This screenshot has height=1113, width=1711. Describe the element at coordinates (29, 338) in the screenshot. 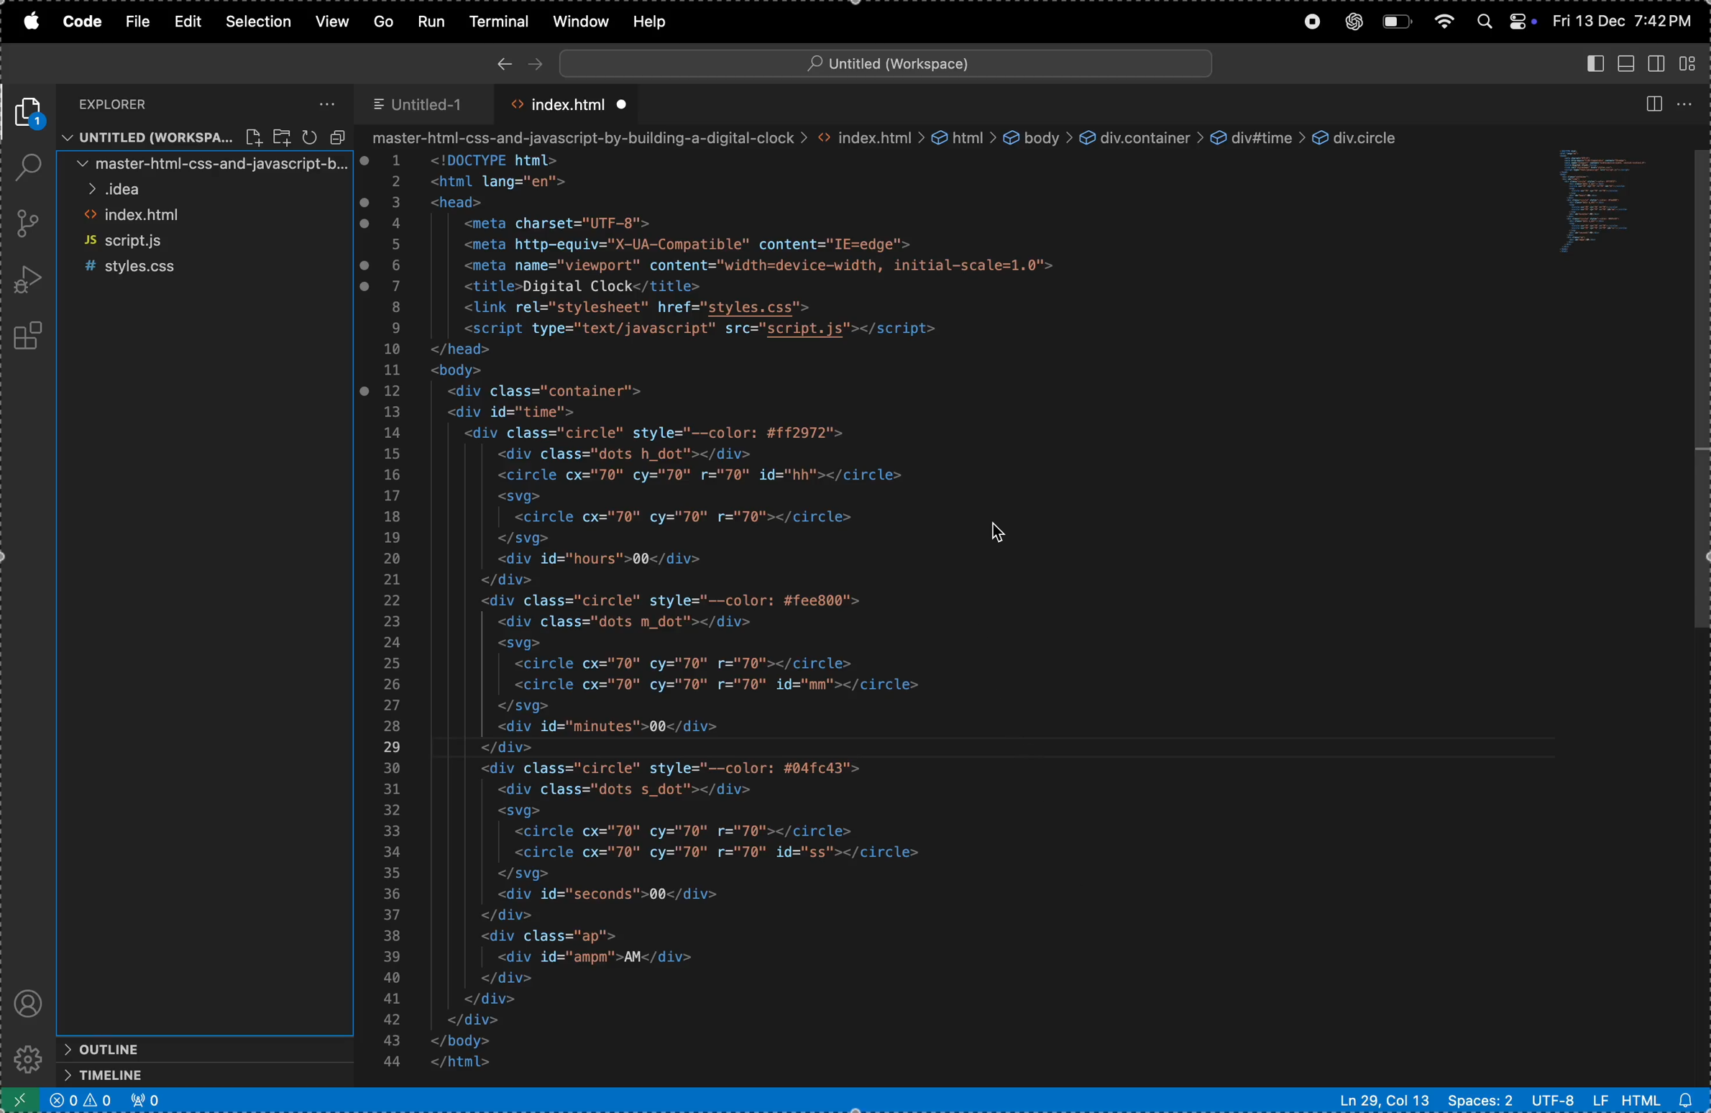

I see `extensions` at that location.